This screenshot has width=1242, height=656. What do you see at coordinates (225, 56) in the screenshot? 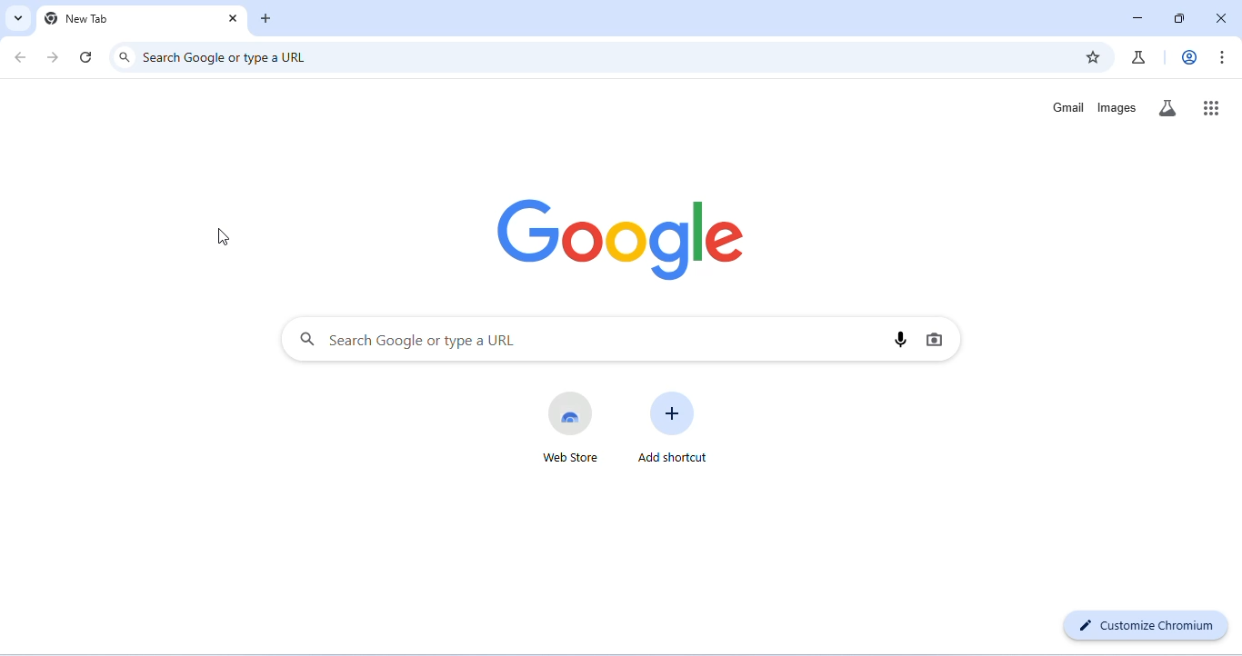
I see `search google or type a URL` at bounding box center [225, 56].